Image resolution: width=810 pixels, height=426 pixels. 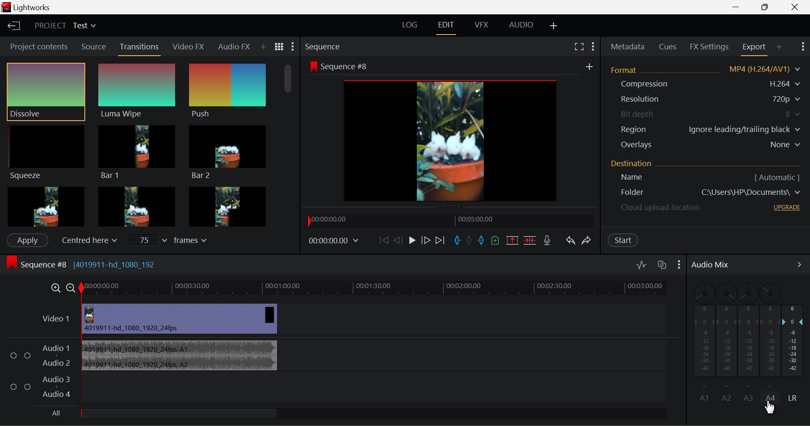 I want to click on To Start, so click(x=383, y=240).